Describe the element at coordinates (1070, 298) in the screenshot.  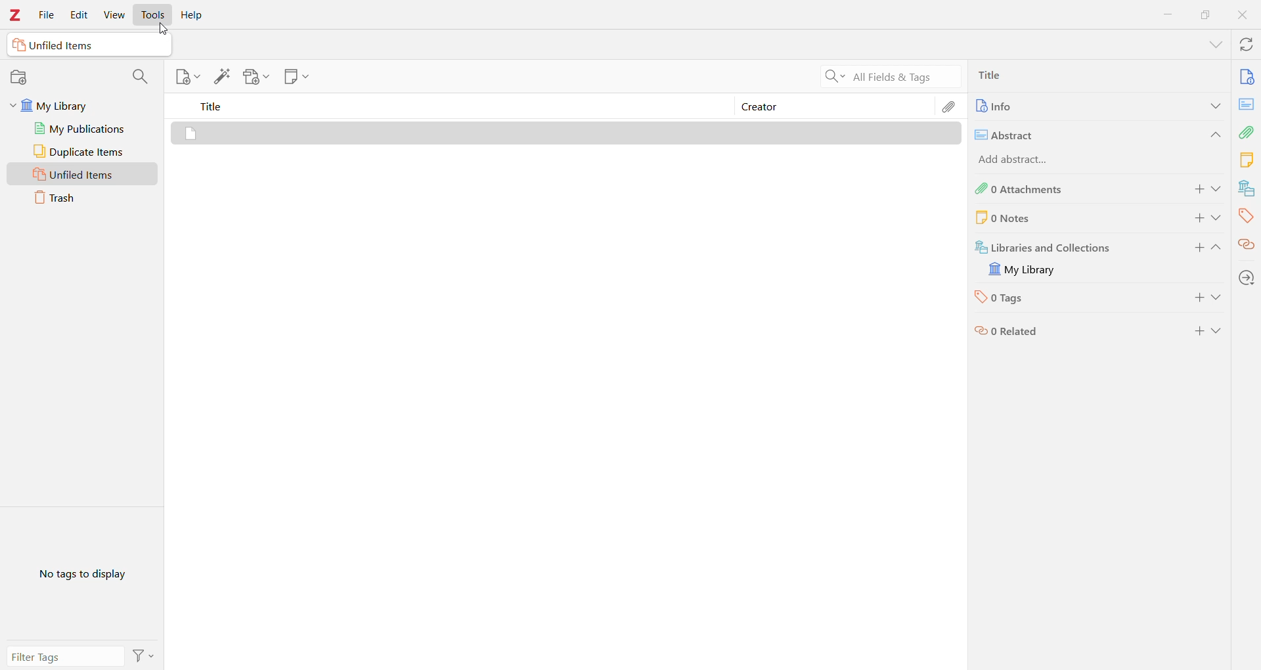
I see `` at that location.